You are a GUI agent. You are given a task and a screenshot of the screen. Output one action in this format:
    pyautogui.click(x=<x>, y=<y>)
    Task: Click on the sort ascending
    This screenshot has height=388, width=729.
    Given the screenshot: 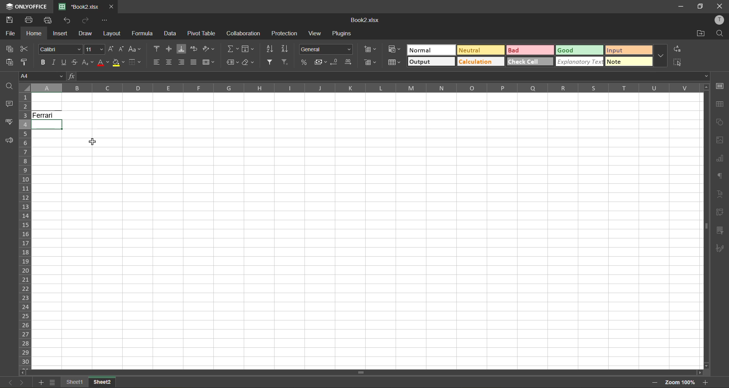 What is the action you would take?
    pyautogui.click(x=270, y=49)
    